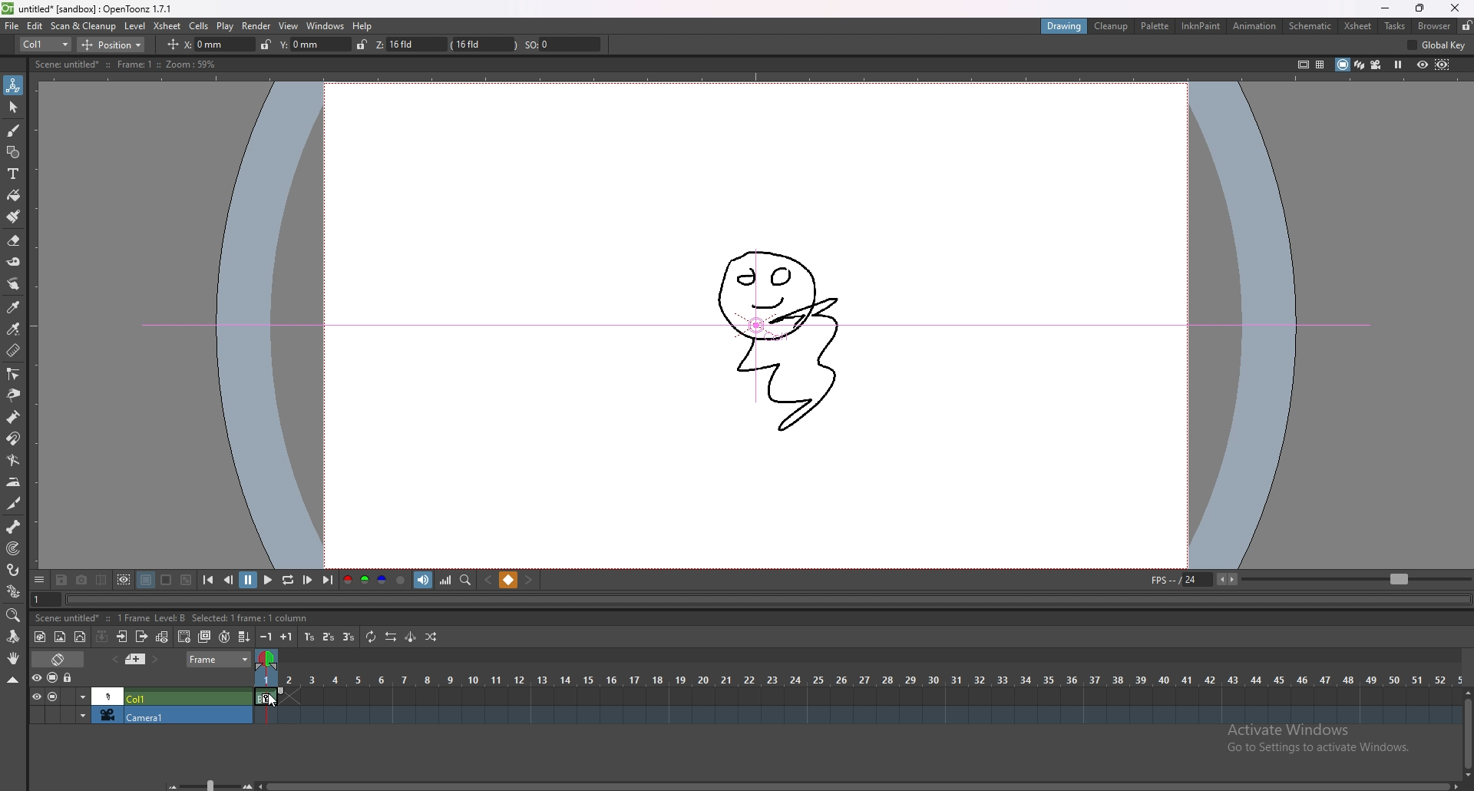  I want to click on scroll bar, so click(1467, 730).